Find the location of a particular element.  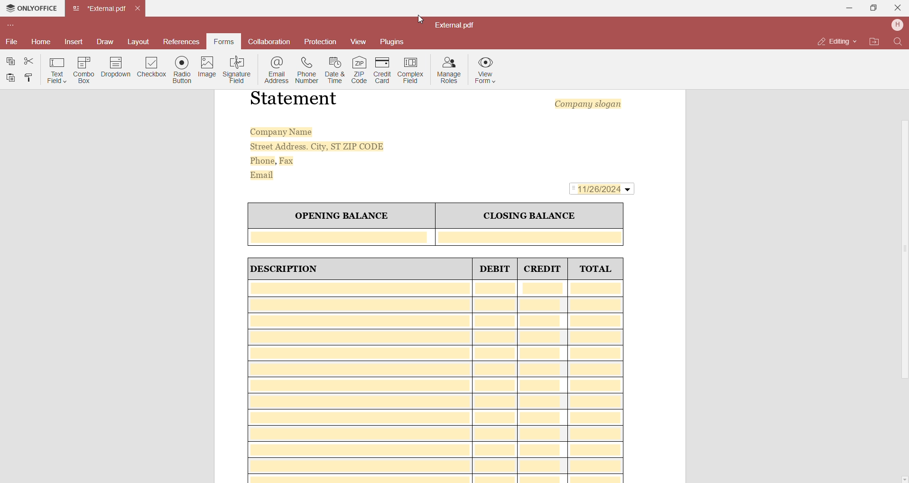

Cut is located at coordinates (28, 60).